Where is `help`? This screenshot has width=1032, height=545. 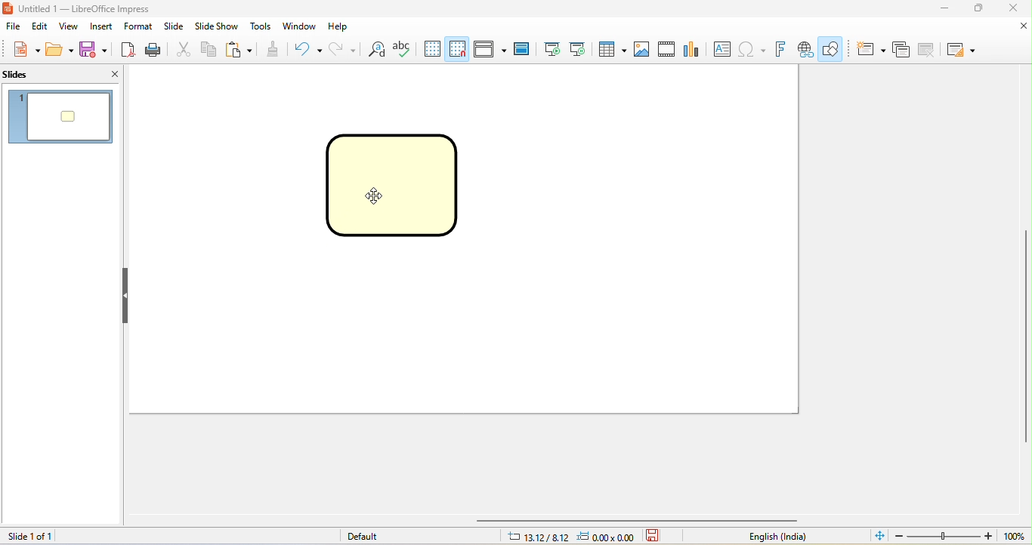
help is located at coordinates (341, 28).